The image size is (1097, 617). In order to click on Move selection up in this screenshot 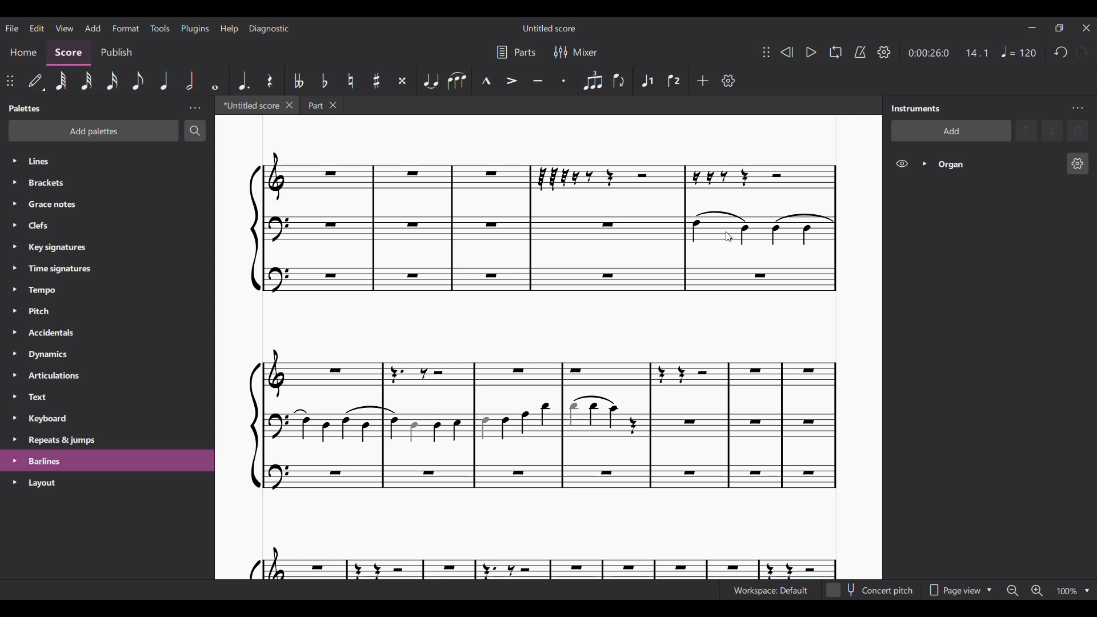, I will do `click(1026, 131)`.